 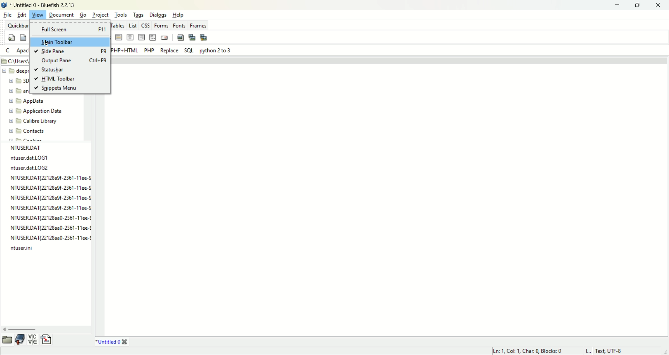 What do you see at coordinates (179, 25) in the screenshot?
I see `fonts` at bounding box center [179, 25].